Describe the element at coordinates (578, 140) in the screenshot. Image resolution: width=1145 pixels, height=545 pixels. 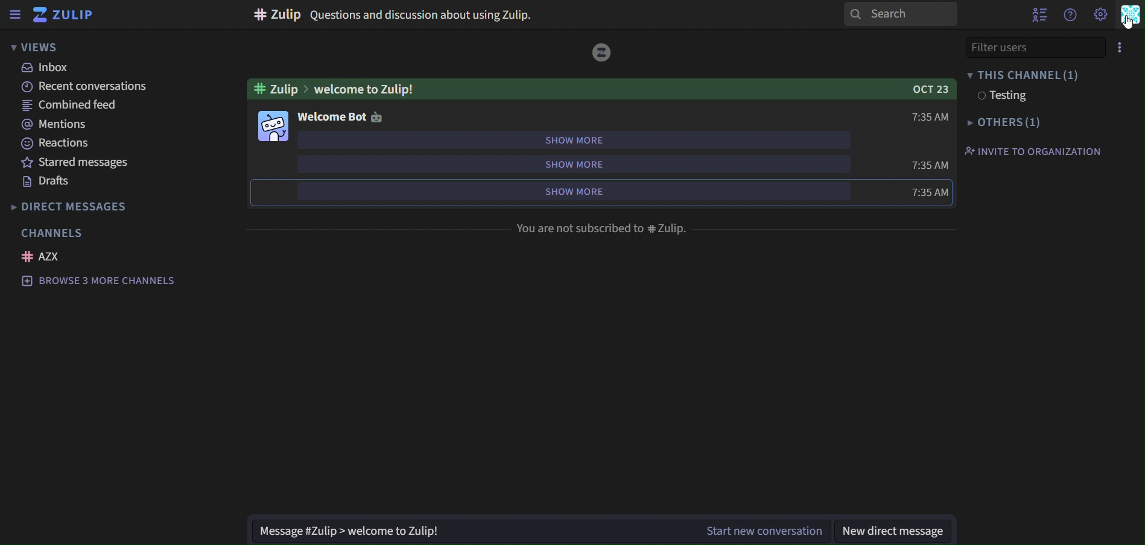
I see `show more` at that location.